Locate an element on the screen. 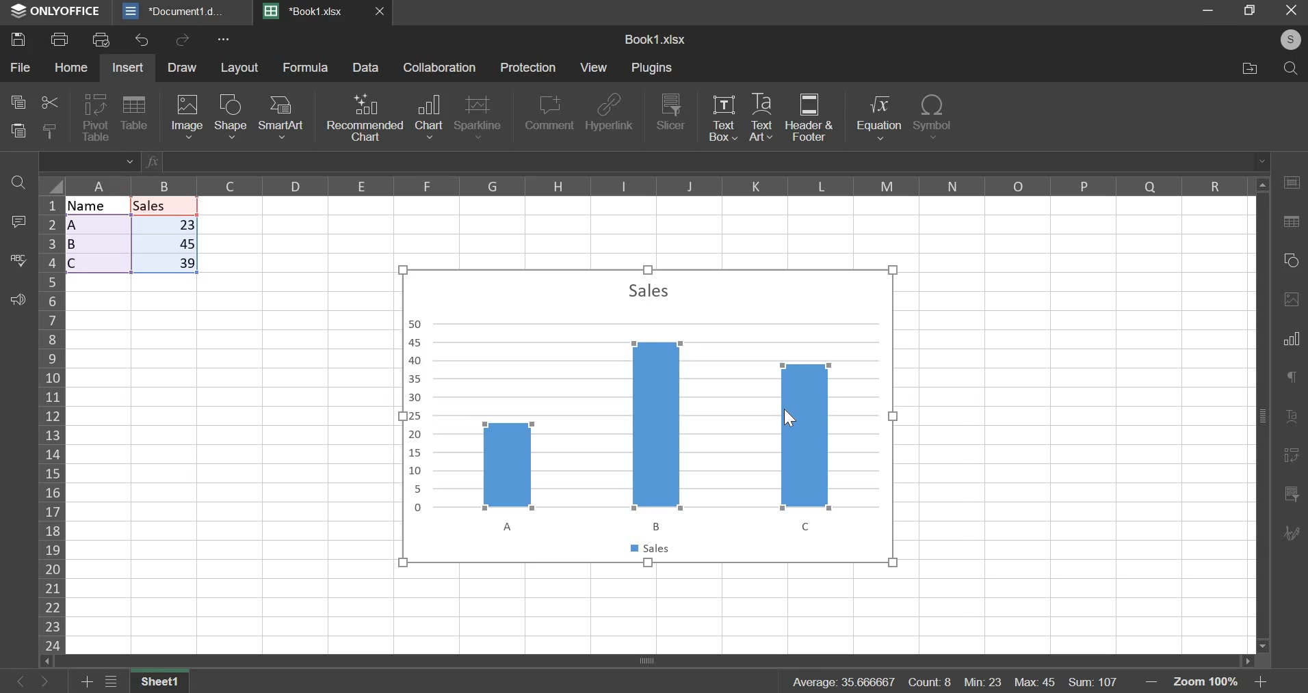  comment is located at coordinates (21, 224).